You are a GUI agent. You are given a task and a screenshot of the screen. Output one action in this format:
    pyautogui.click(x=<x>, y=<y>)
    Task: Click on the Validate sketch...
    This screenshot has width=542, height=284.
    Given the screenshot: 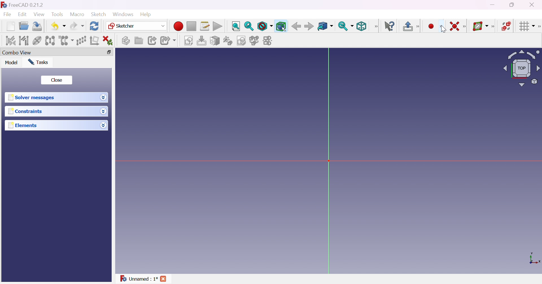 What is the action you would take?
    pyautogui.click(x=241, y=41)
    